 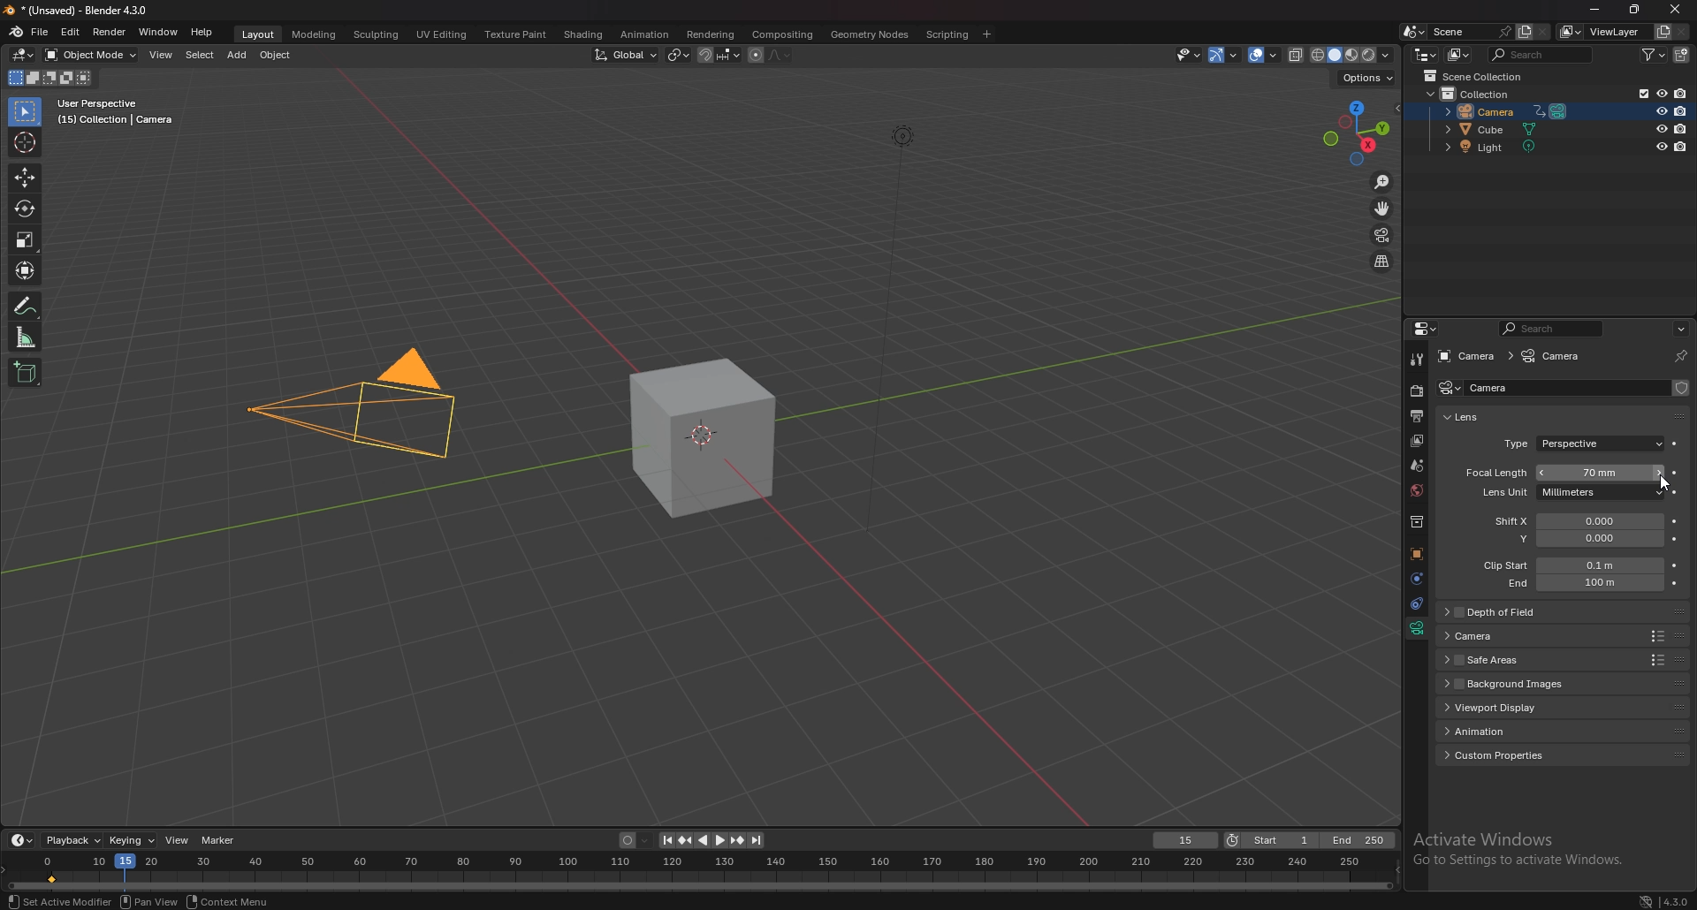 What do you see at coordinates (1381, 181) in the screenshot?
I see `zoom` at bounding box center [1381, 181].